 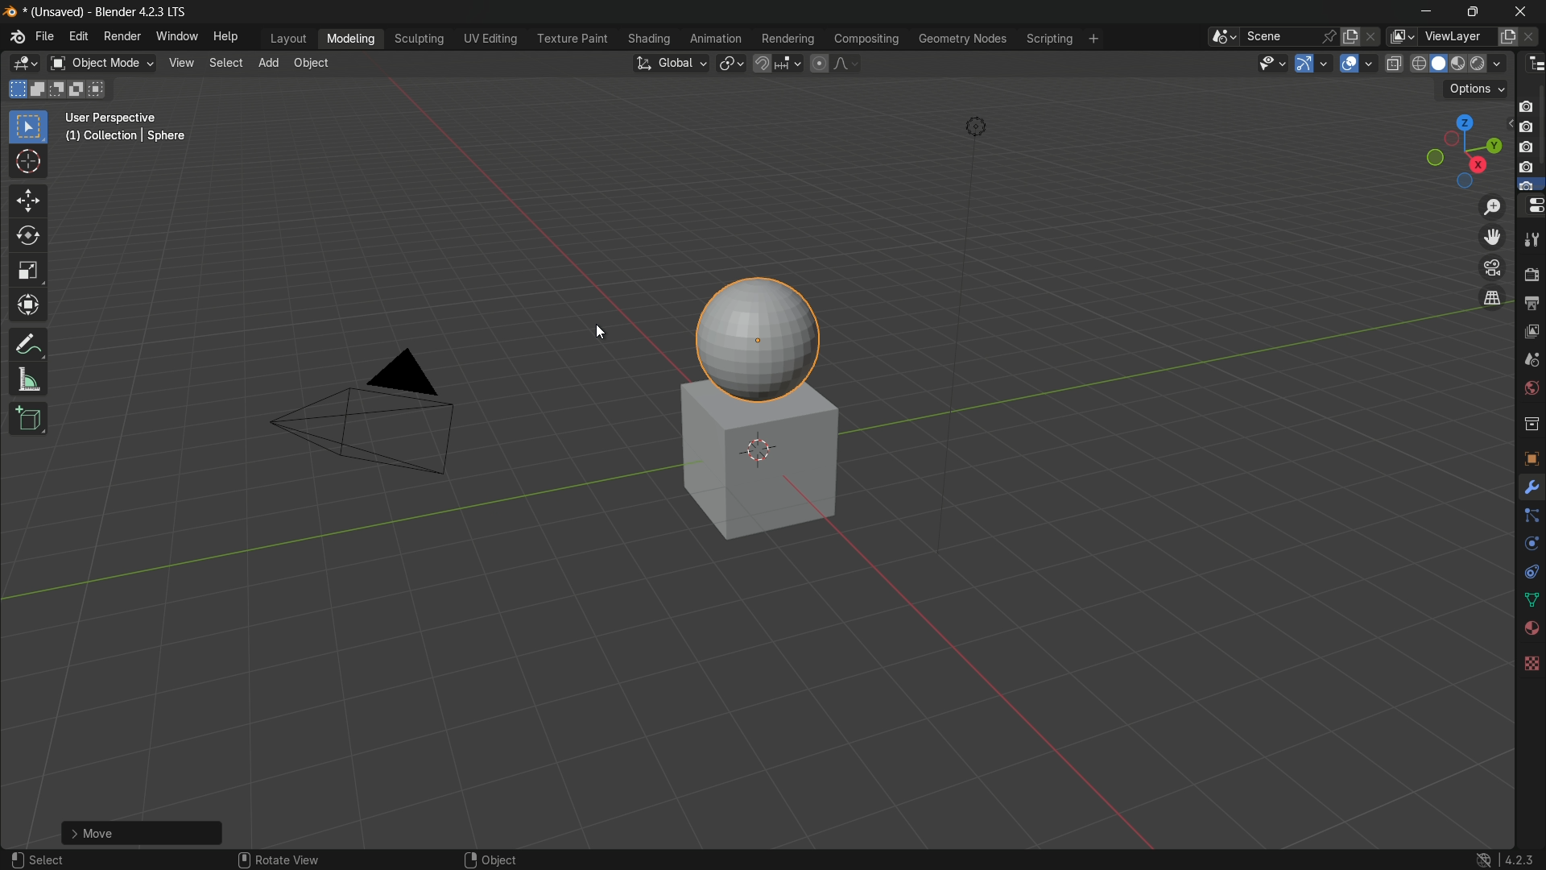 I want to click on properties, so click(x=1531, y=206).